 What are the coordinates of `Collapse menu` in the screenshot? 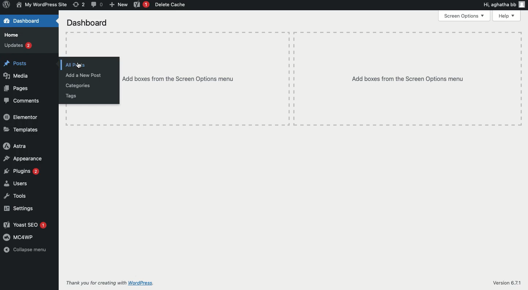 It's located at (26, 250).